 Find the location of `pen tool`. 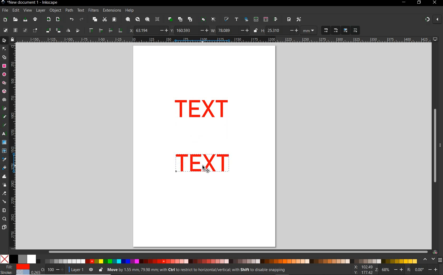

pen tool is located at coordinates (4, 109).